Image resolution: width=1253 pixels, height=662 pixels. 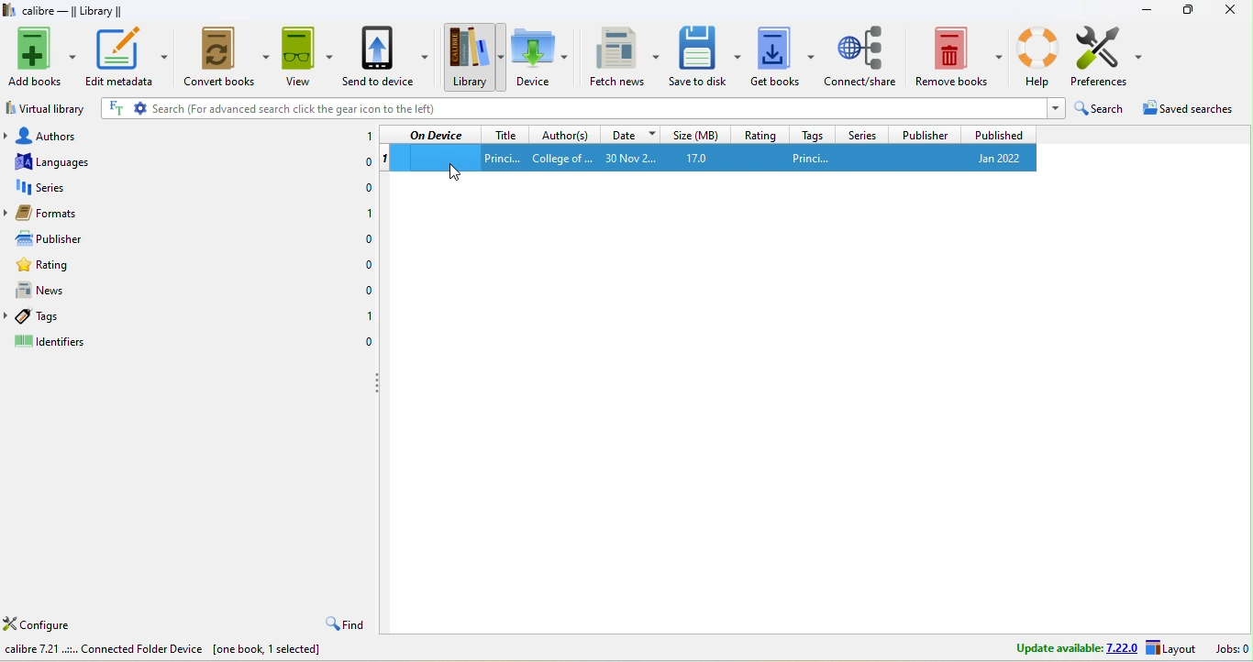 I want to click on 0, so click(x=369, y=266).